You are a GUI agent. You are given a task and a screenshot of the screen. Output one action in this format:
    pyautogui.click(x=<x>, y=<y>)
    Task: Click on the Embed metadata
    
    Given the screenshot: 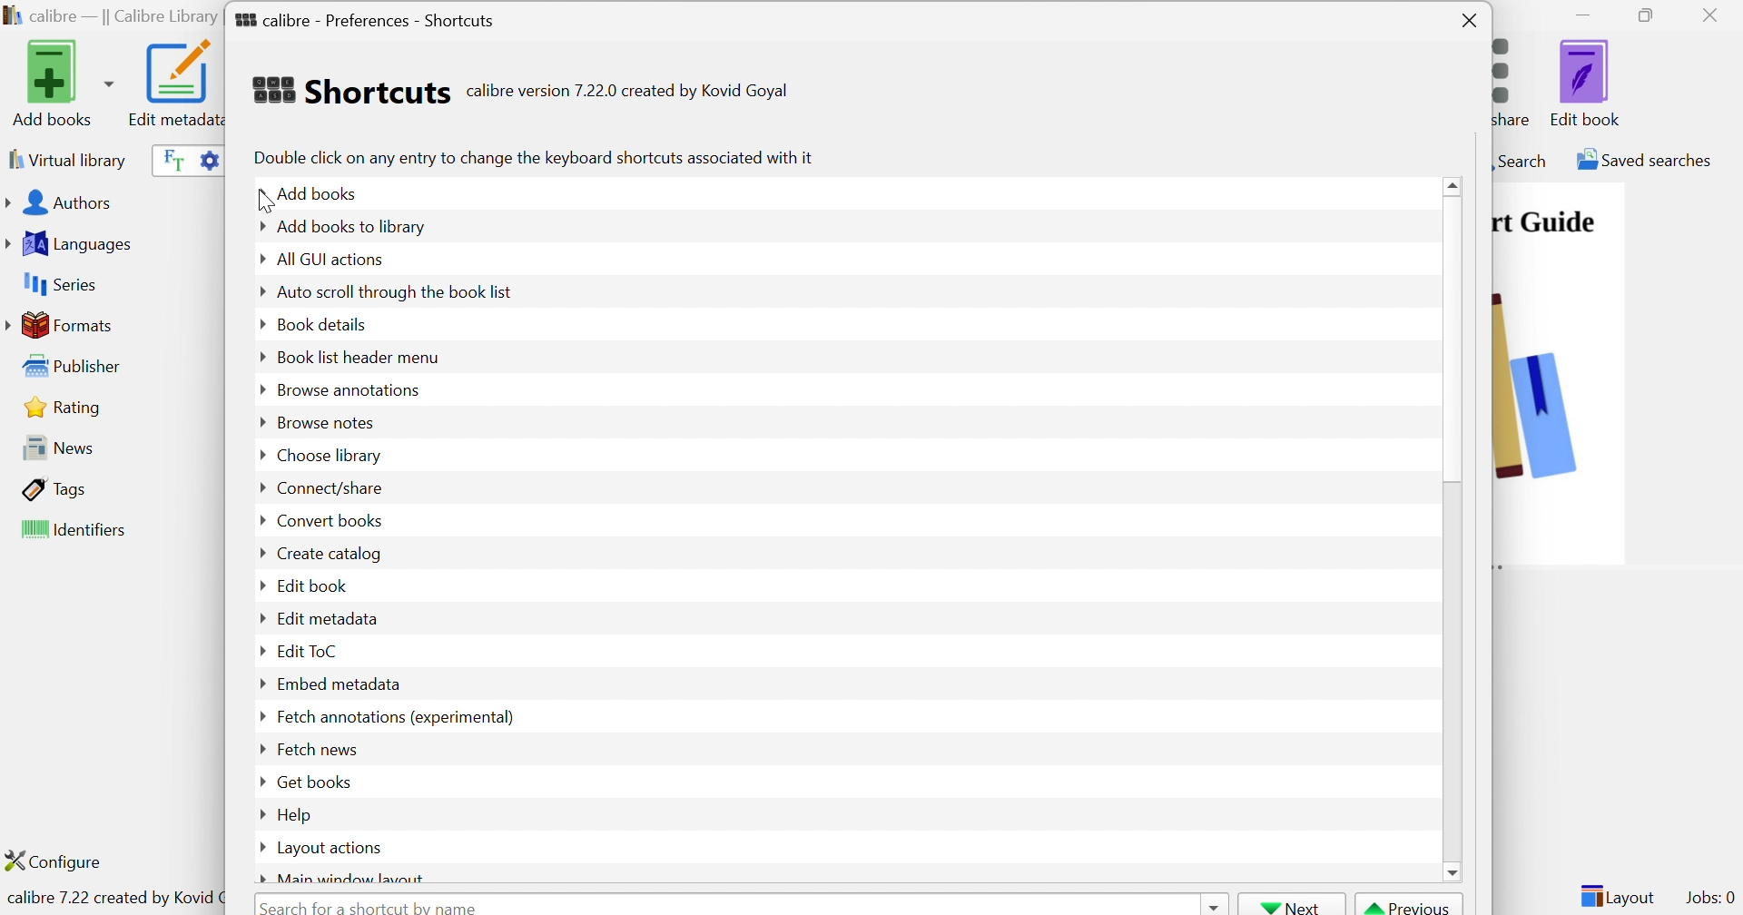 What is the action you would take?
    pyautogui.click(x=339, y=684)
    